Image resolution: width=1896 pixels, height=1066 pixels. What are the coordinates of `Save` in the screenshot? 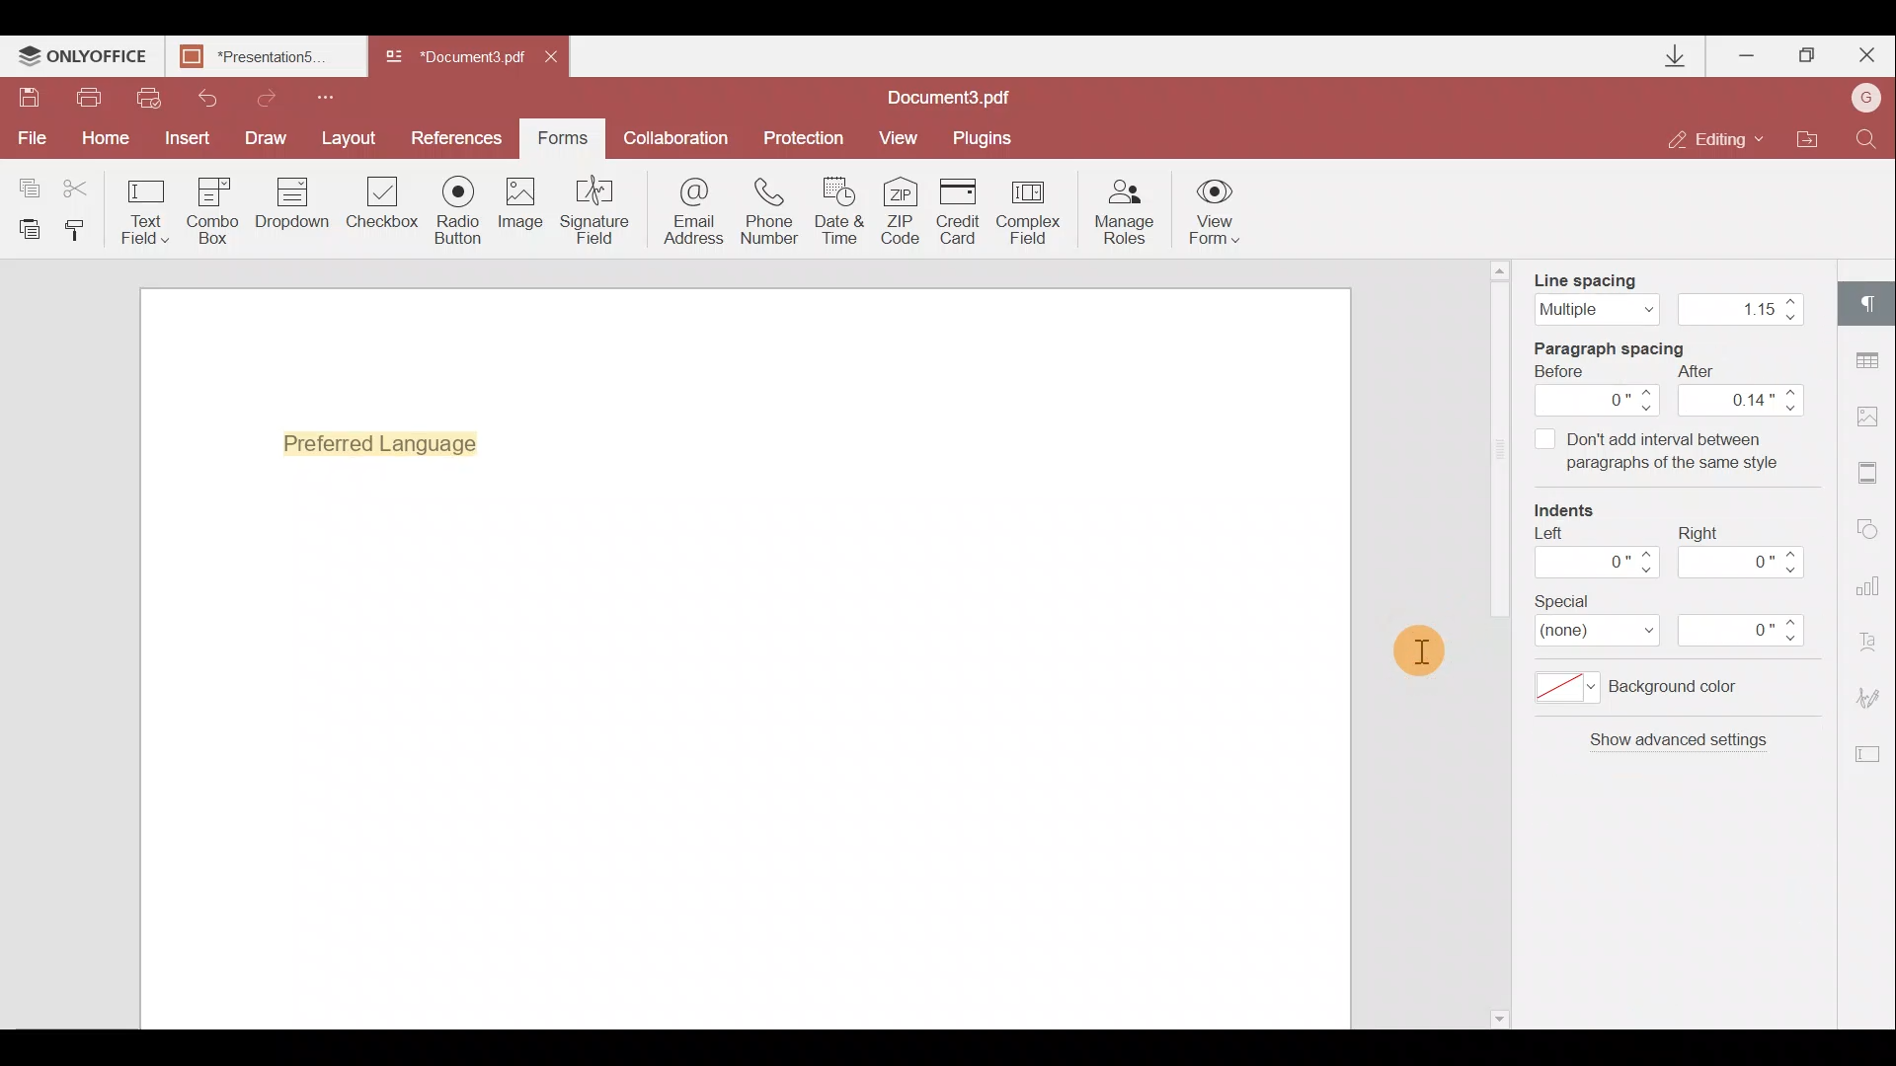 It's located at (28, 100).